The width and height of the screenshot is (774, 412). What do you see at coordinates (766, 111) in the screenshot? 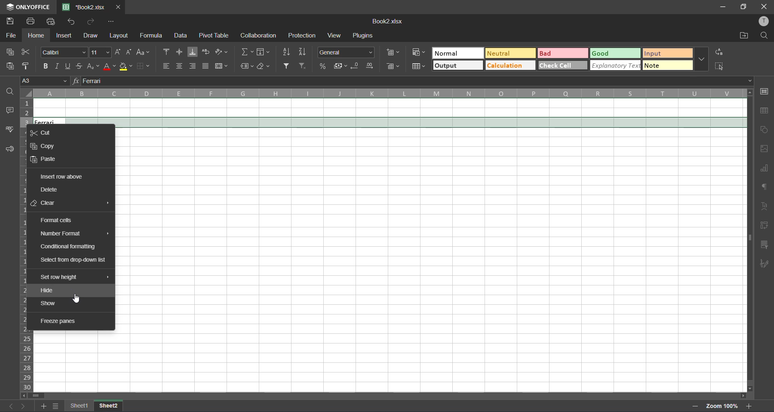
I see `table` at bounding box center [766, 111].